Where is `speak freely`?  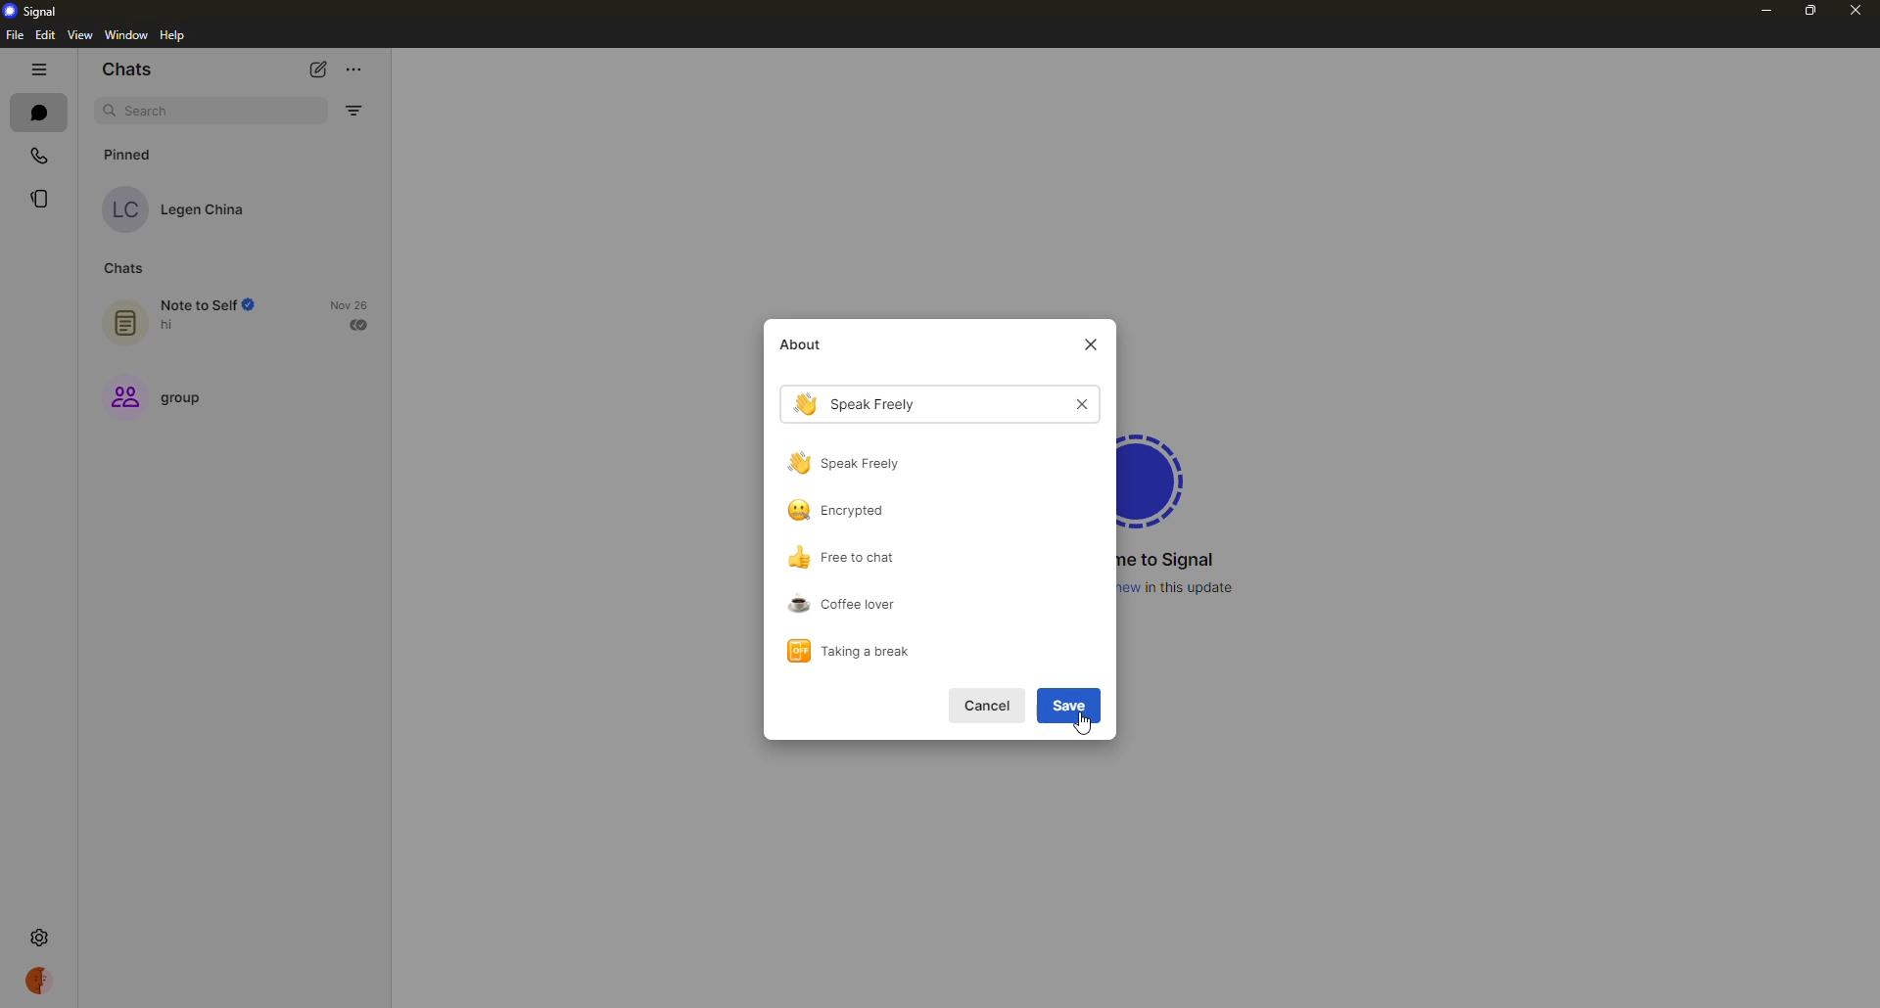 speak freely is located at coordinates (857, 404).